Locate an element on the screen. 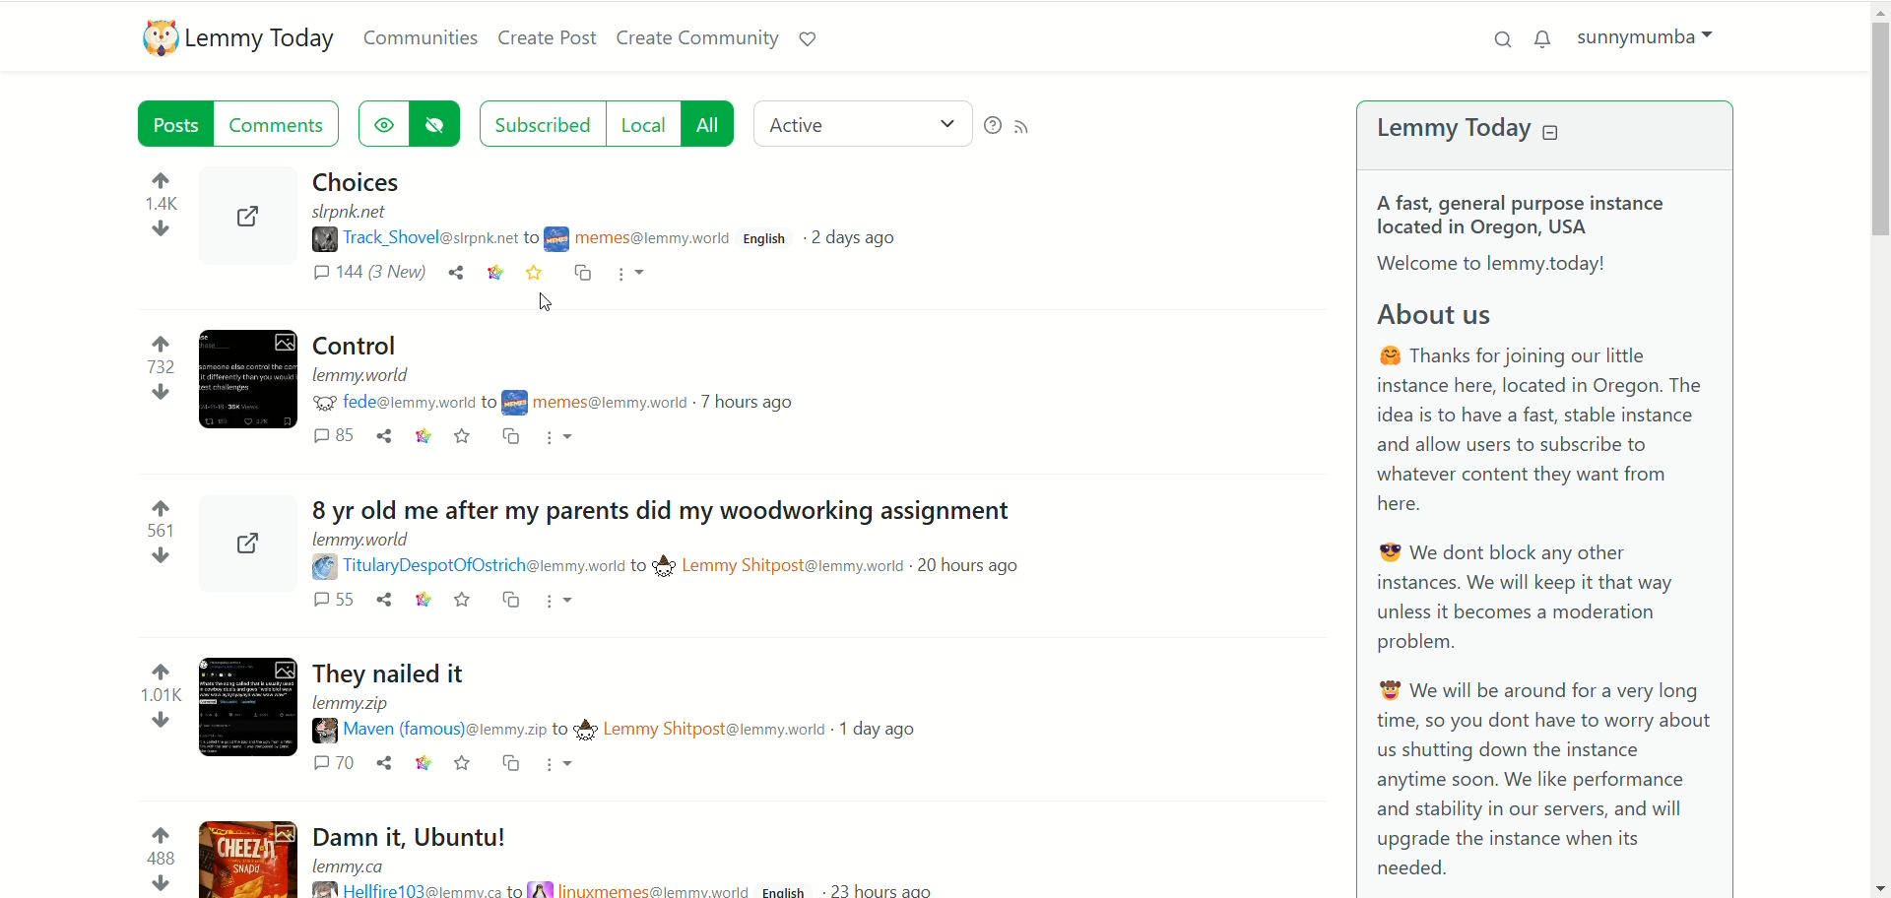  comments is located at coordinates (364, 276).